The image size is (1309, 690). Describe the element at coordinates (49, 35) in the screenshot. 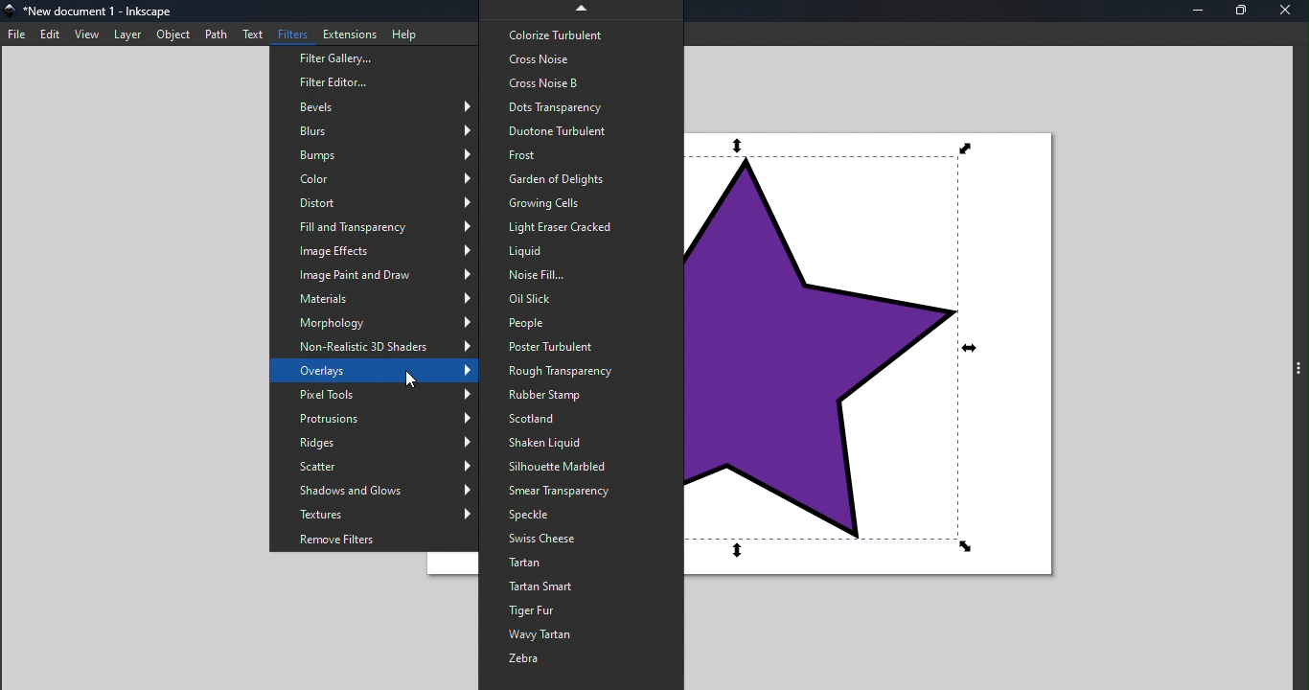

I see `Edit` at that location.